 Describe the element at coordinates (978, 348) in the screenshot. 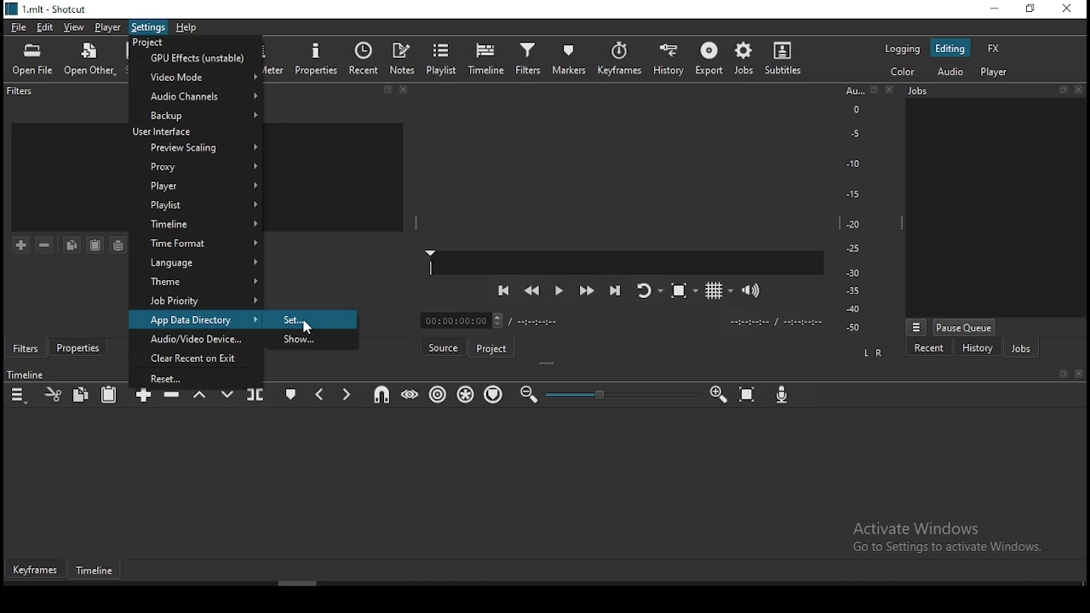

I see `history` at that location.